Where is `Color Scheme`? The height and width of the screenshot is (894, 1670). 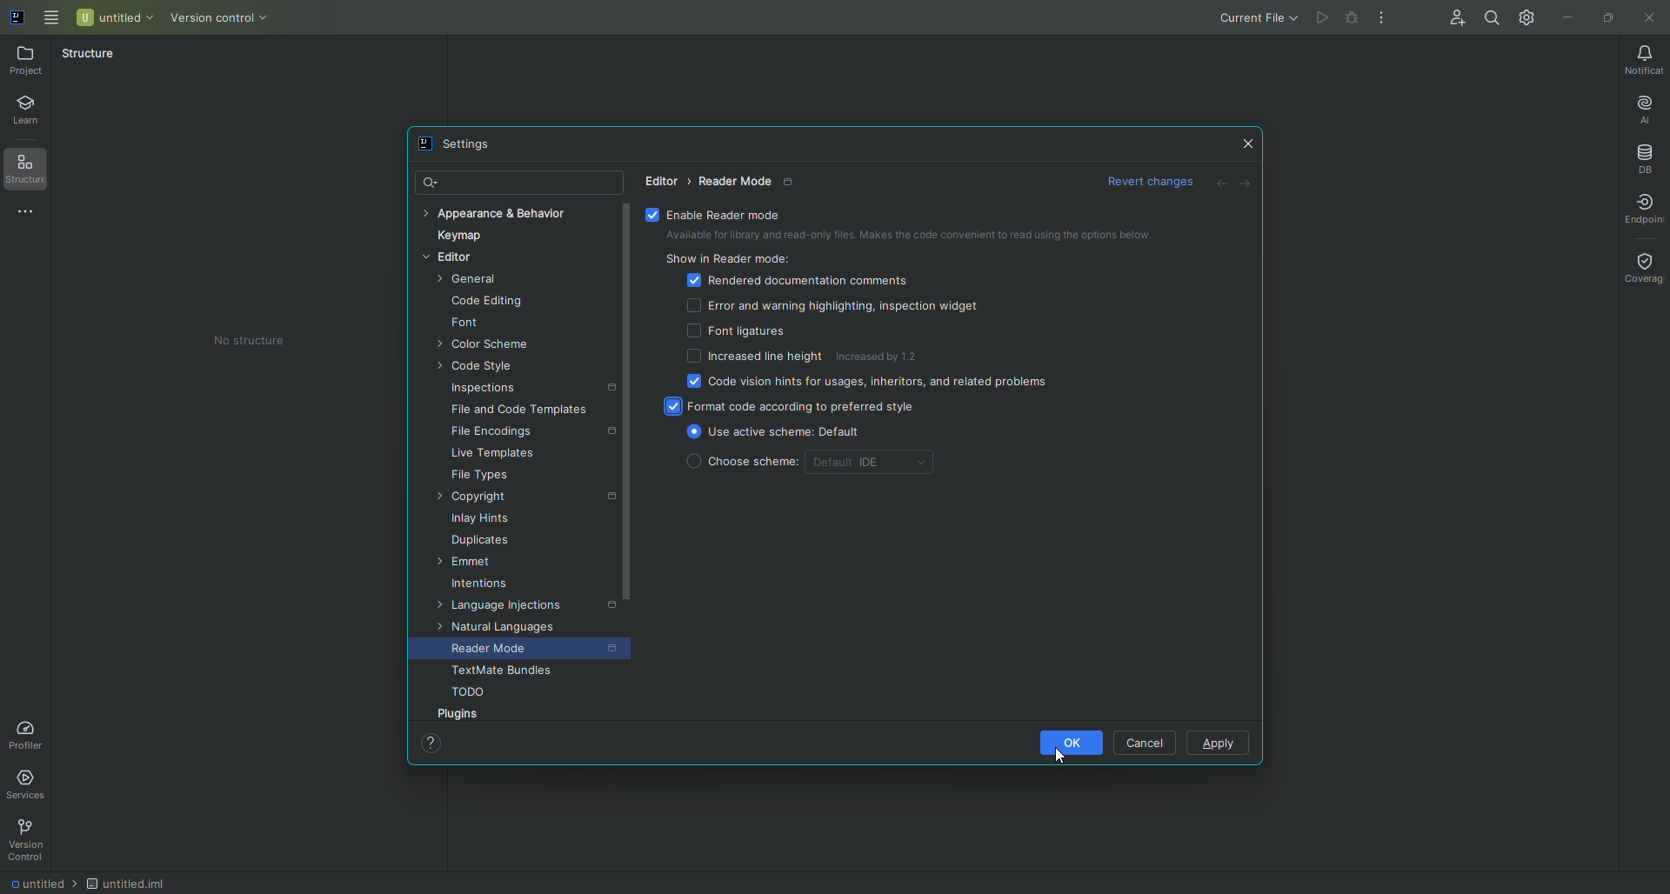 Color Scheme is located at coordinates (485, 345).